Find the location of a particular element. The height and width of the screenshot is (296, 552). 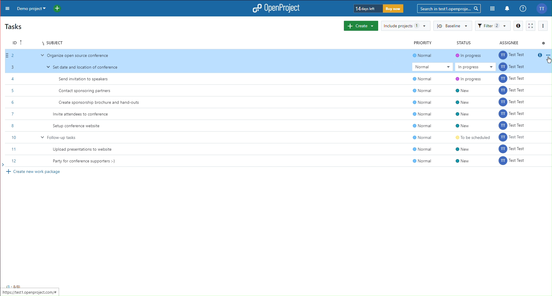

Priority is located at coordinates (424, 43).